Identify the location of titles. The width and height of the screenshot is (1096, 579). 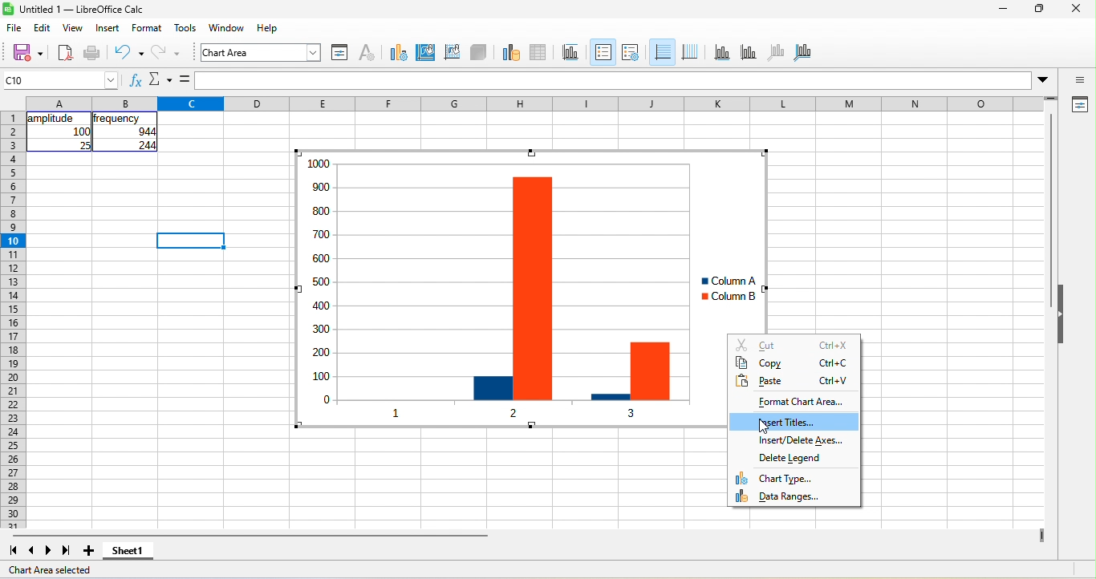
(571, 53).